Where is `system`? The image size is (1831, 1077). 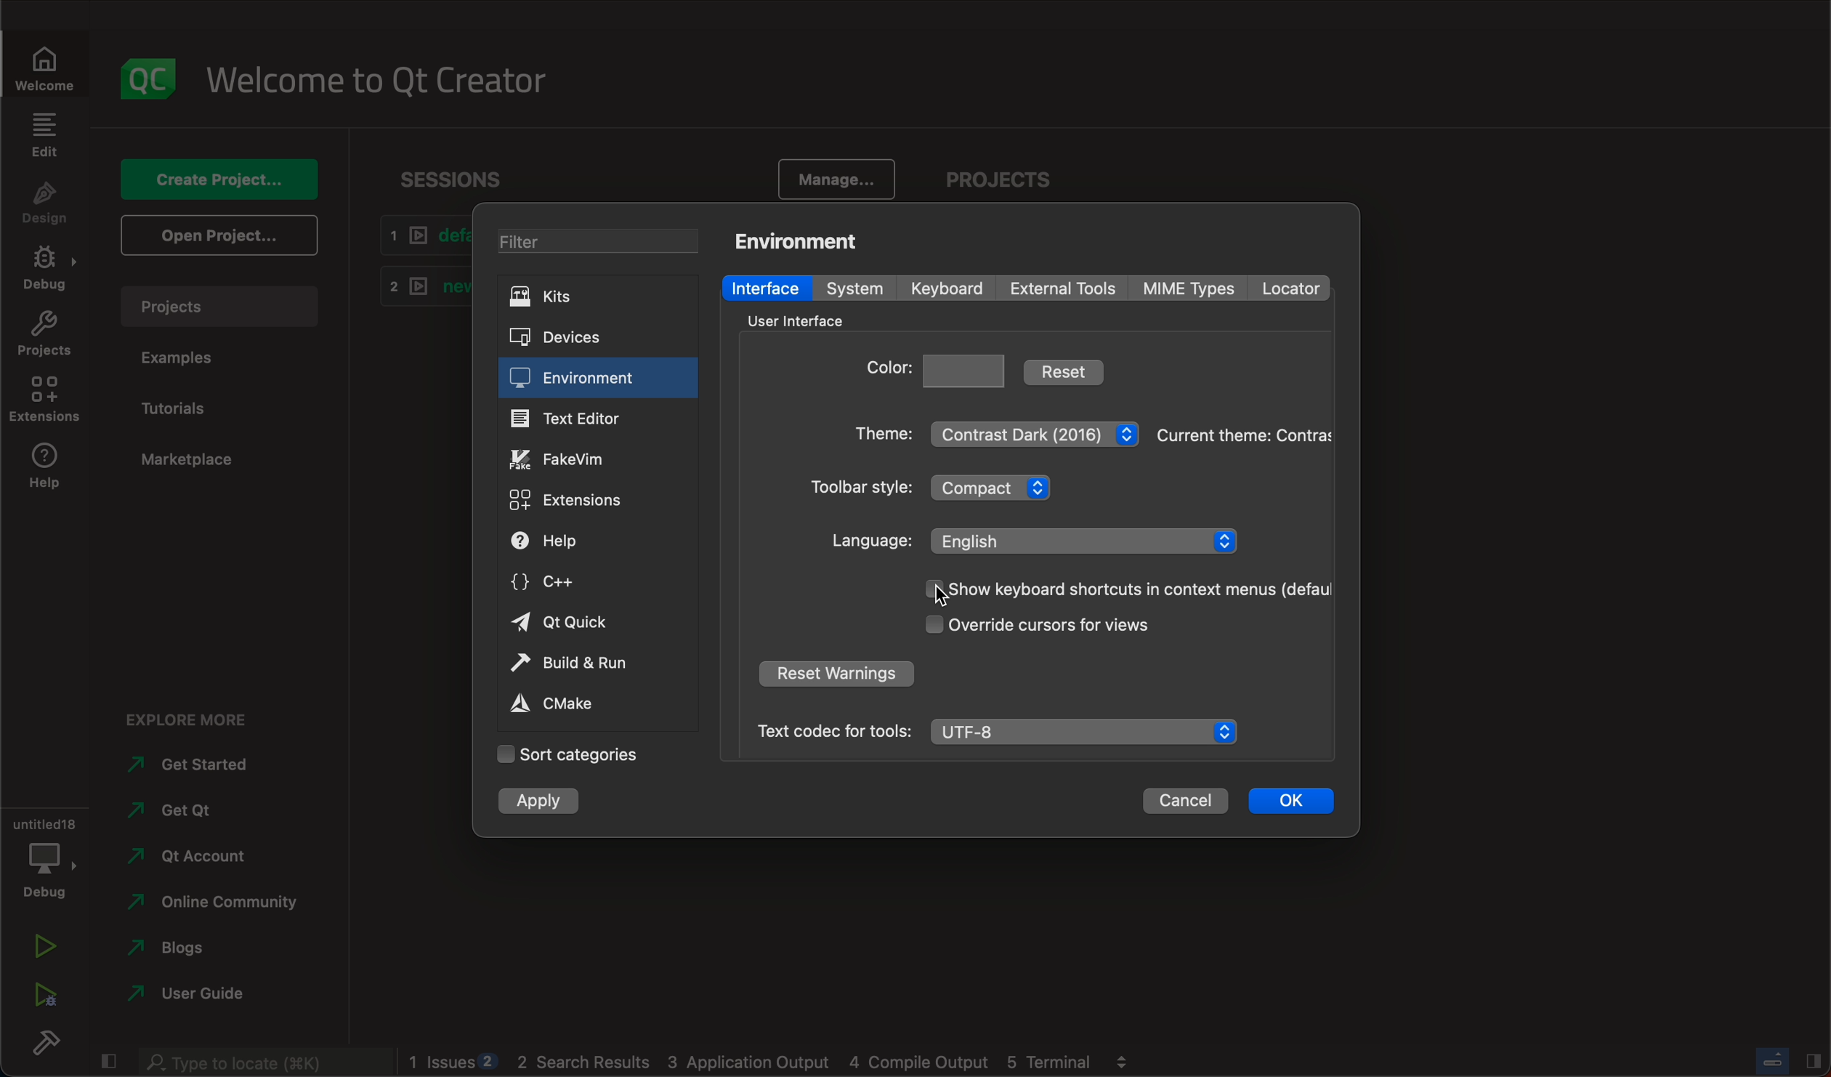
system is located at coordinates (852, 288).